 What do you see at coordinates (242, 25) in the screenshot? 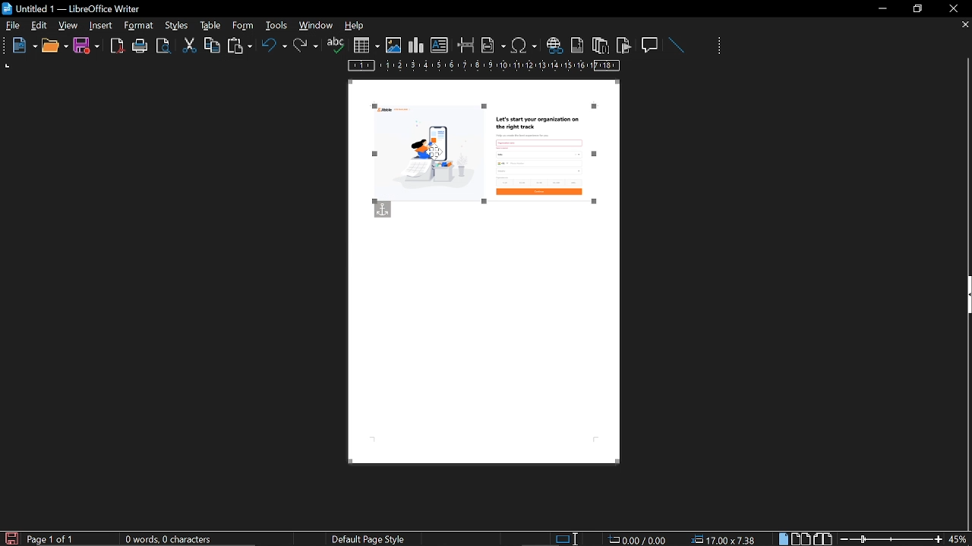
I see `table` at bounding box center [242, 25].